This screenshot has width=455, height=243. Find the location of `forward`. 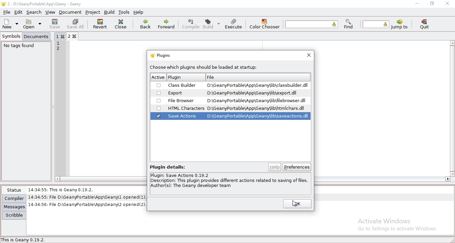

forward is located at coordinates (167, 24).